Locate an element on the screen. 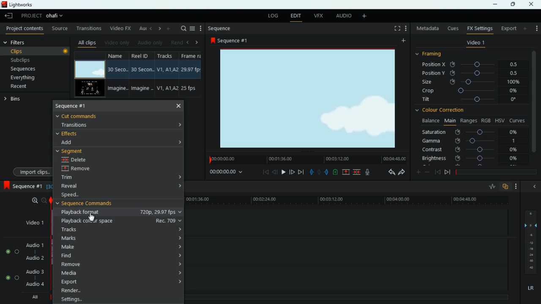  add is located at coordinates (403, 40).